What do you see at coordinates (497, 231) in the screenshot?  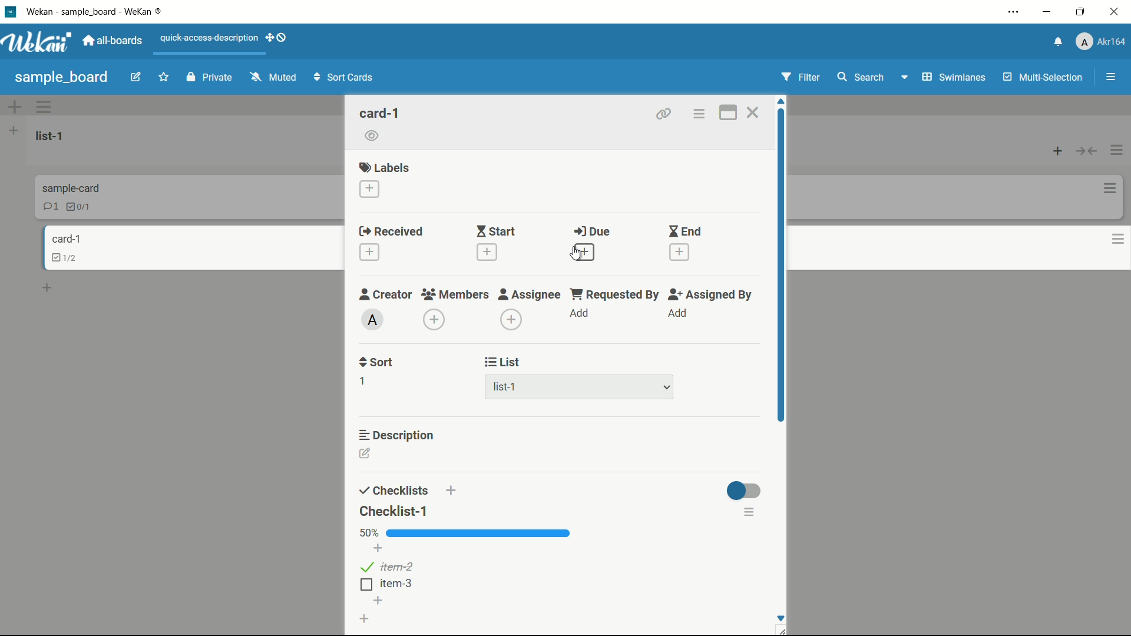 I see `start` at bounding box center [497, 231].